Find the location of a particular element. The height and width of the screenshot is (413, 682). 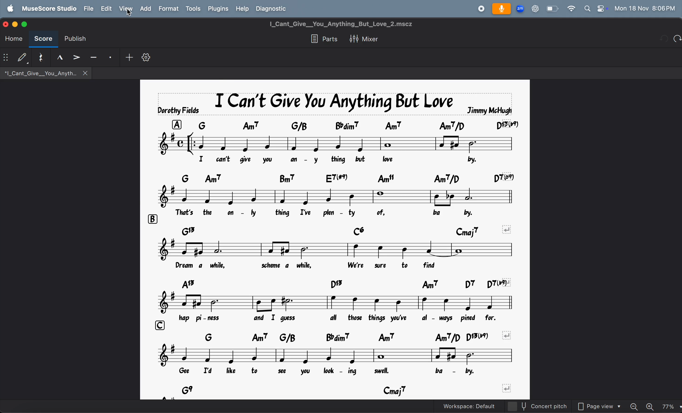

reset is located at coordinates (38, 57).